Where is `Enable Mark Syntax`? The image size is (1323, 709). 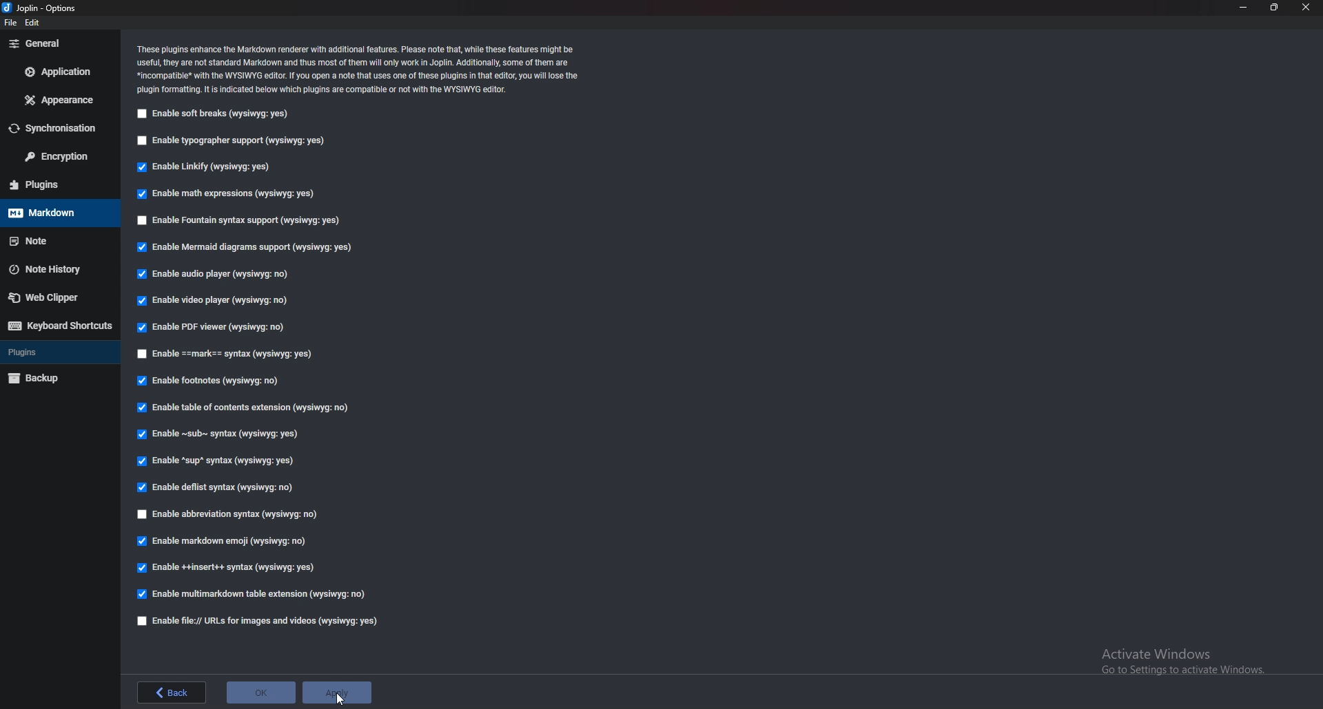
Enable Mark Syntax is located at coordinates (226, 354).